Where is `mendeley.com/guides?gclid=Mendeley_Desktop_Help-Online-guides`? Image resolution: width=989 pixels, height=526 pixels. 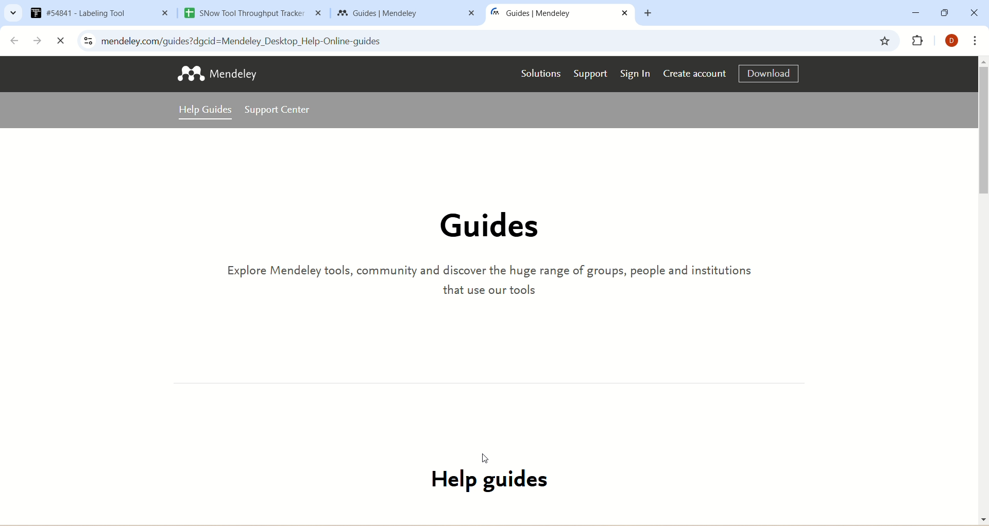
mendeley.com/guides?gclid=Mendeley_Desktop_Help-Online-guides is located at coordinates (474, 42).